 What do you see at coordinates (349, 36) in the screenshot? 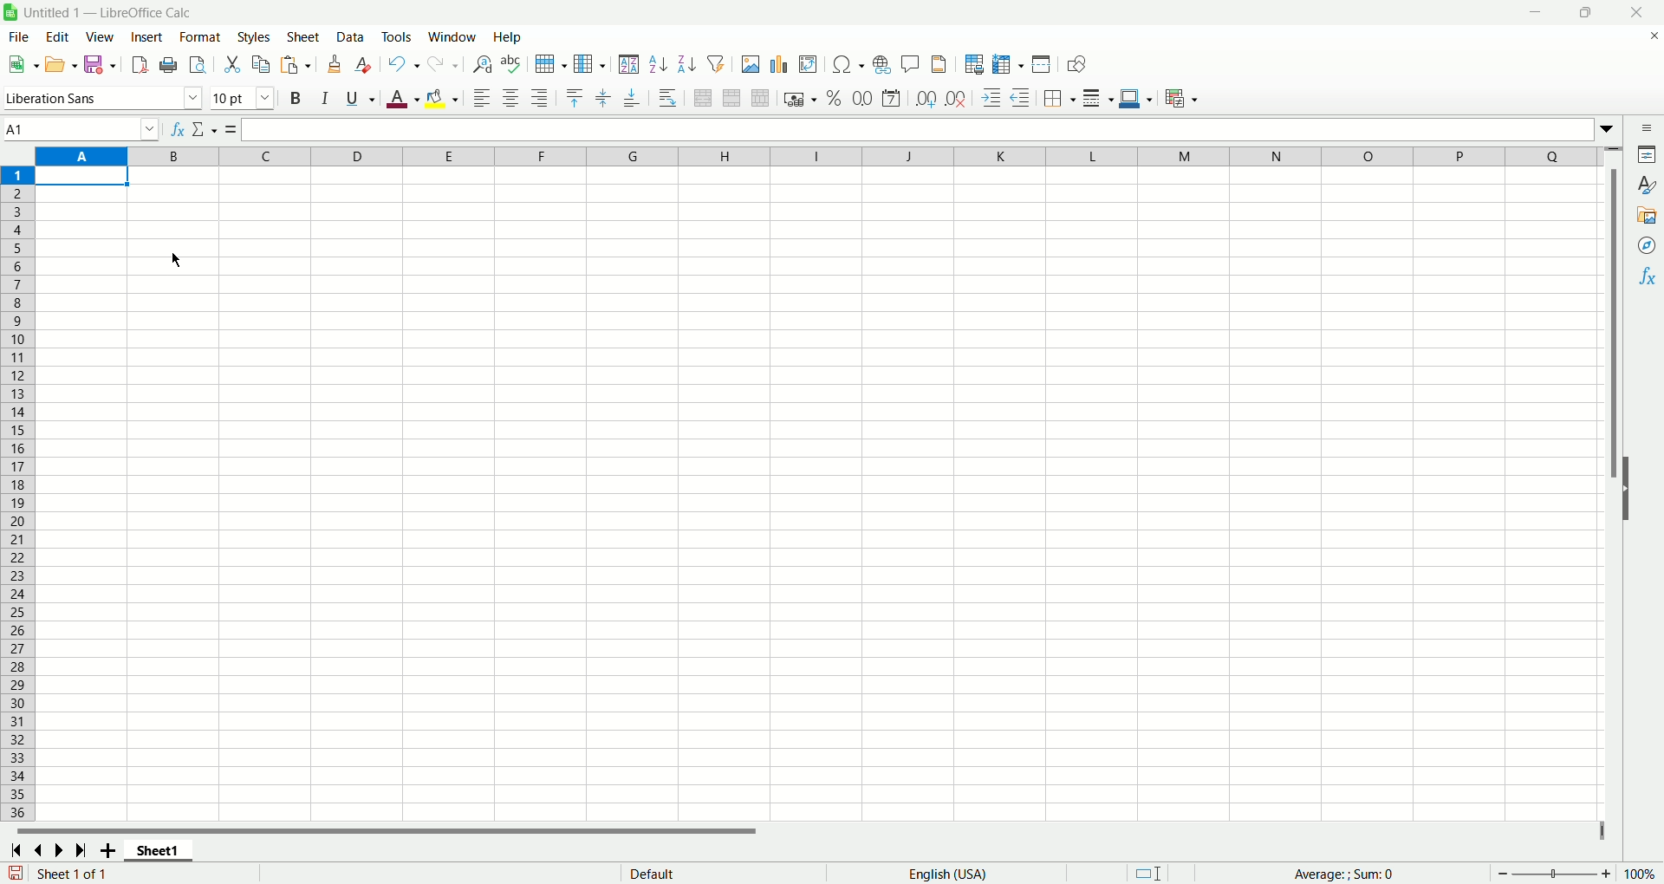
I see `data` at bounding box center [349, 36].